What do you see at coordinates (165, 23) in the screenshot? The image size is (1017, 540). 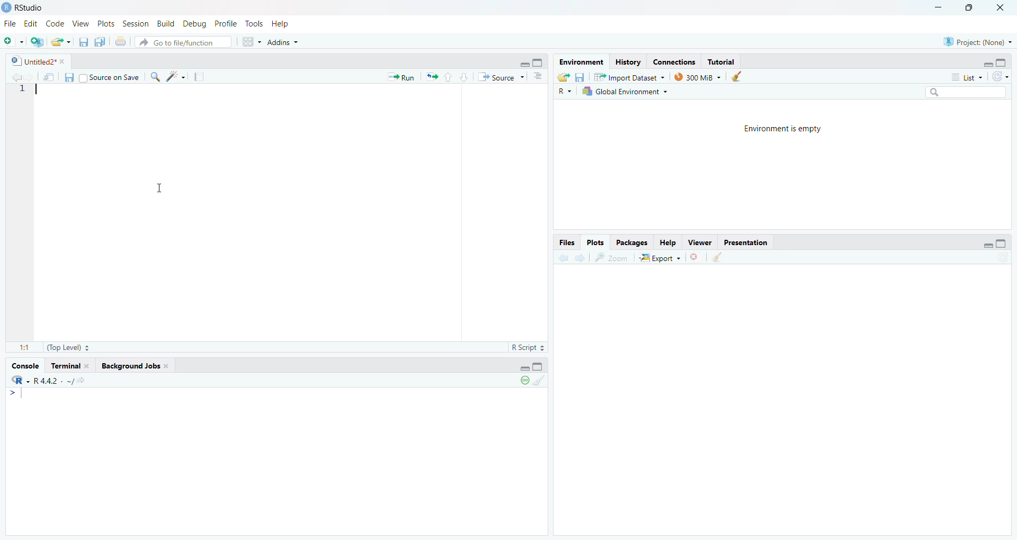 I see `Build` at bounding box center [165, 23].